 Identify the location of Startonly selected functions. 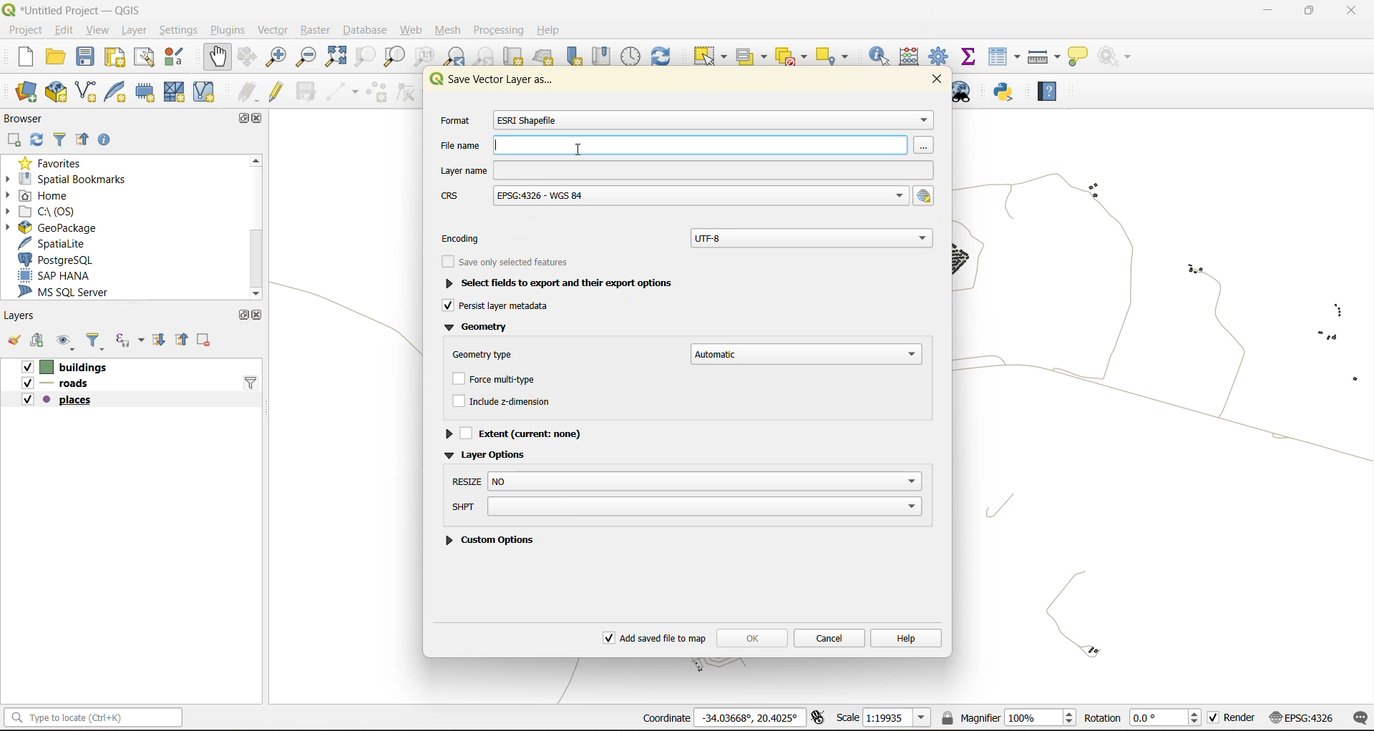
(505, 263).